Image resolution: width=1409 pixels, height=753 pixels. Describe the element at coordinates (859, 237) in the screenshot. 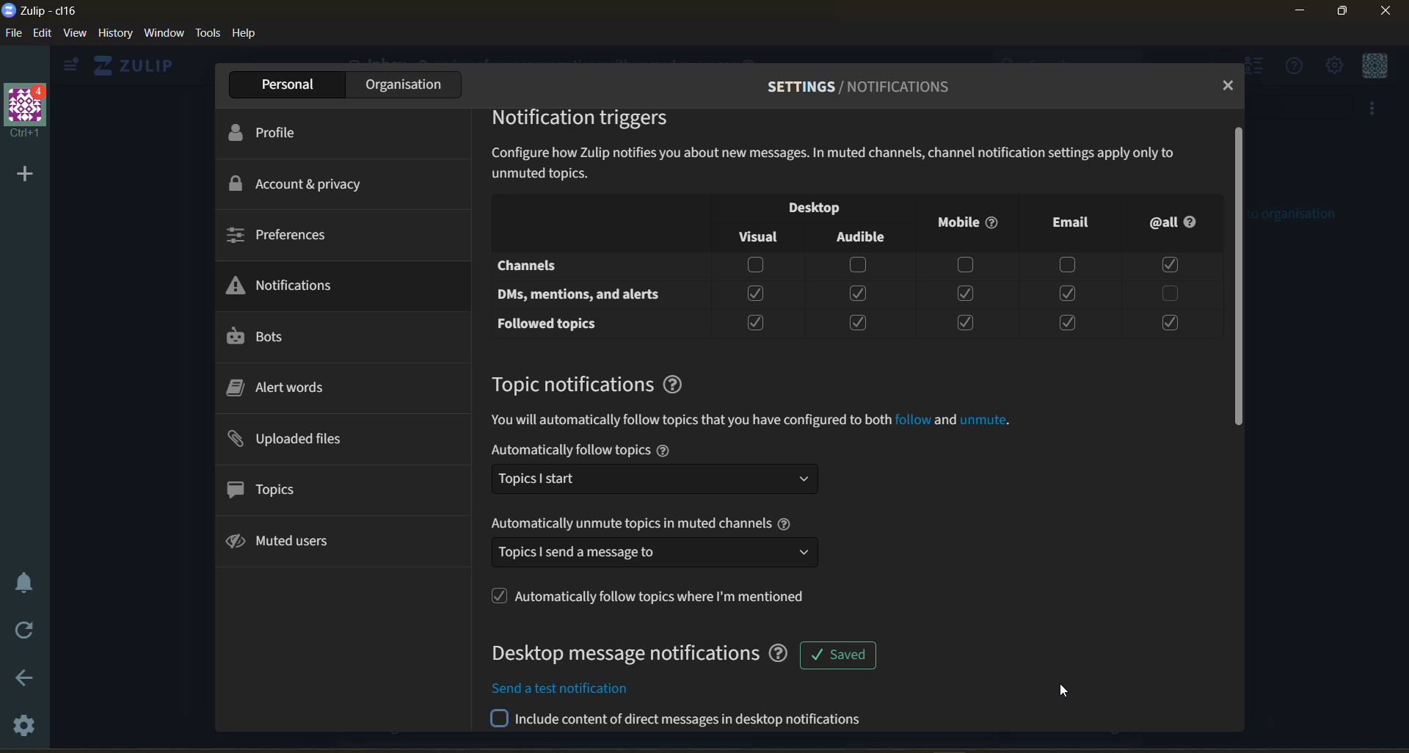

I see `Audible` at that location.